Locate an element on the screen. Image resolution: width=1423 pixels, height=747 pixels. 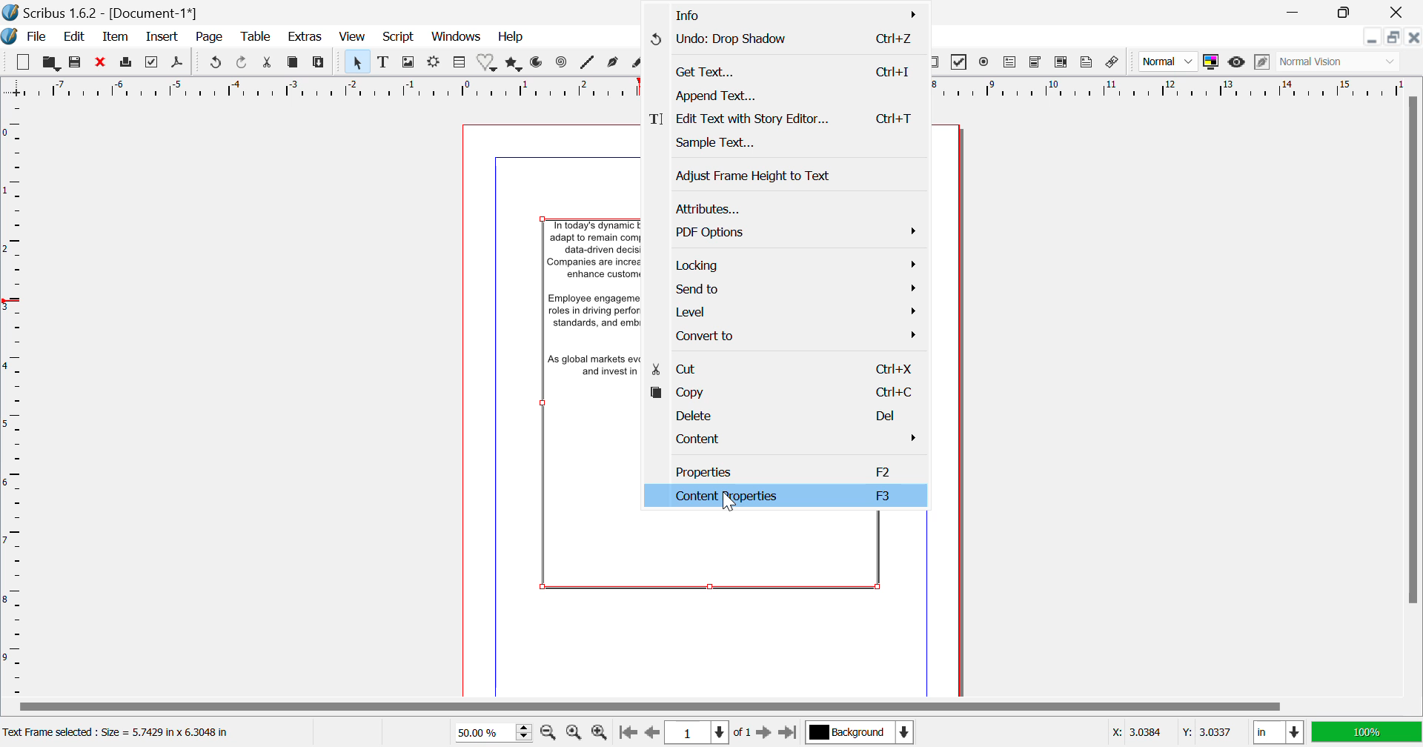
Pdf Combo box is located at coordinates (1036, 60).